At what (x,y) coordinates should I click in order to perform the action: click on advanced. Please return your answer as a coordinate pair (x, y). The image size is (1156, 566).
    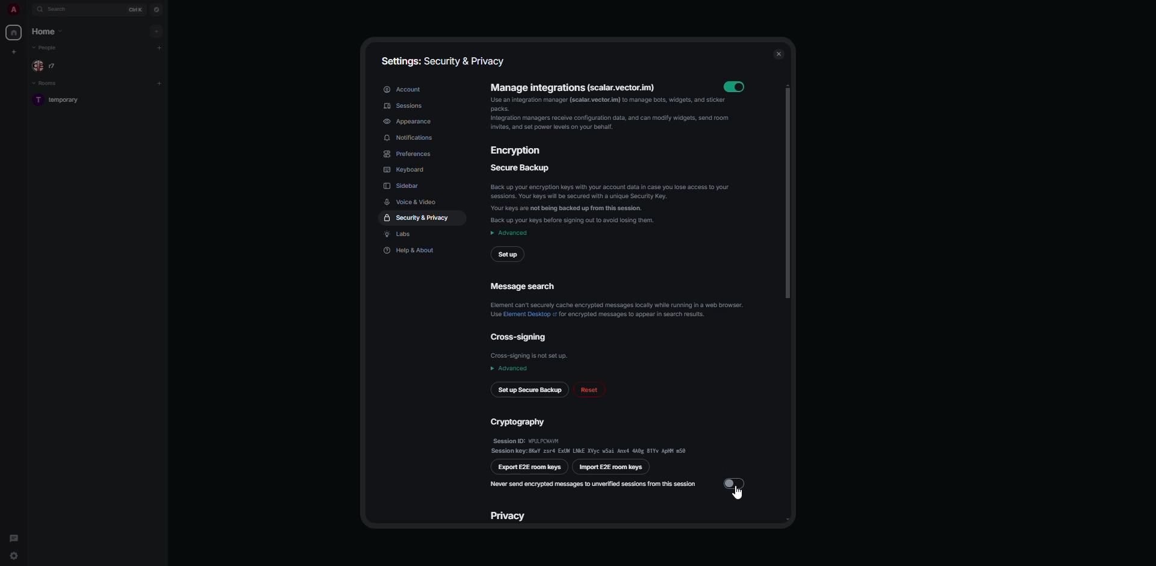
    Looking at the image, I should click on (510, 233).